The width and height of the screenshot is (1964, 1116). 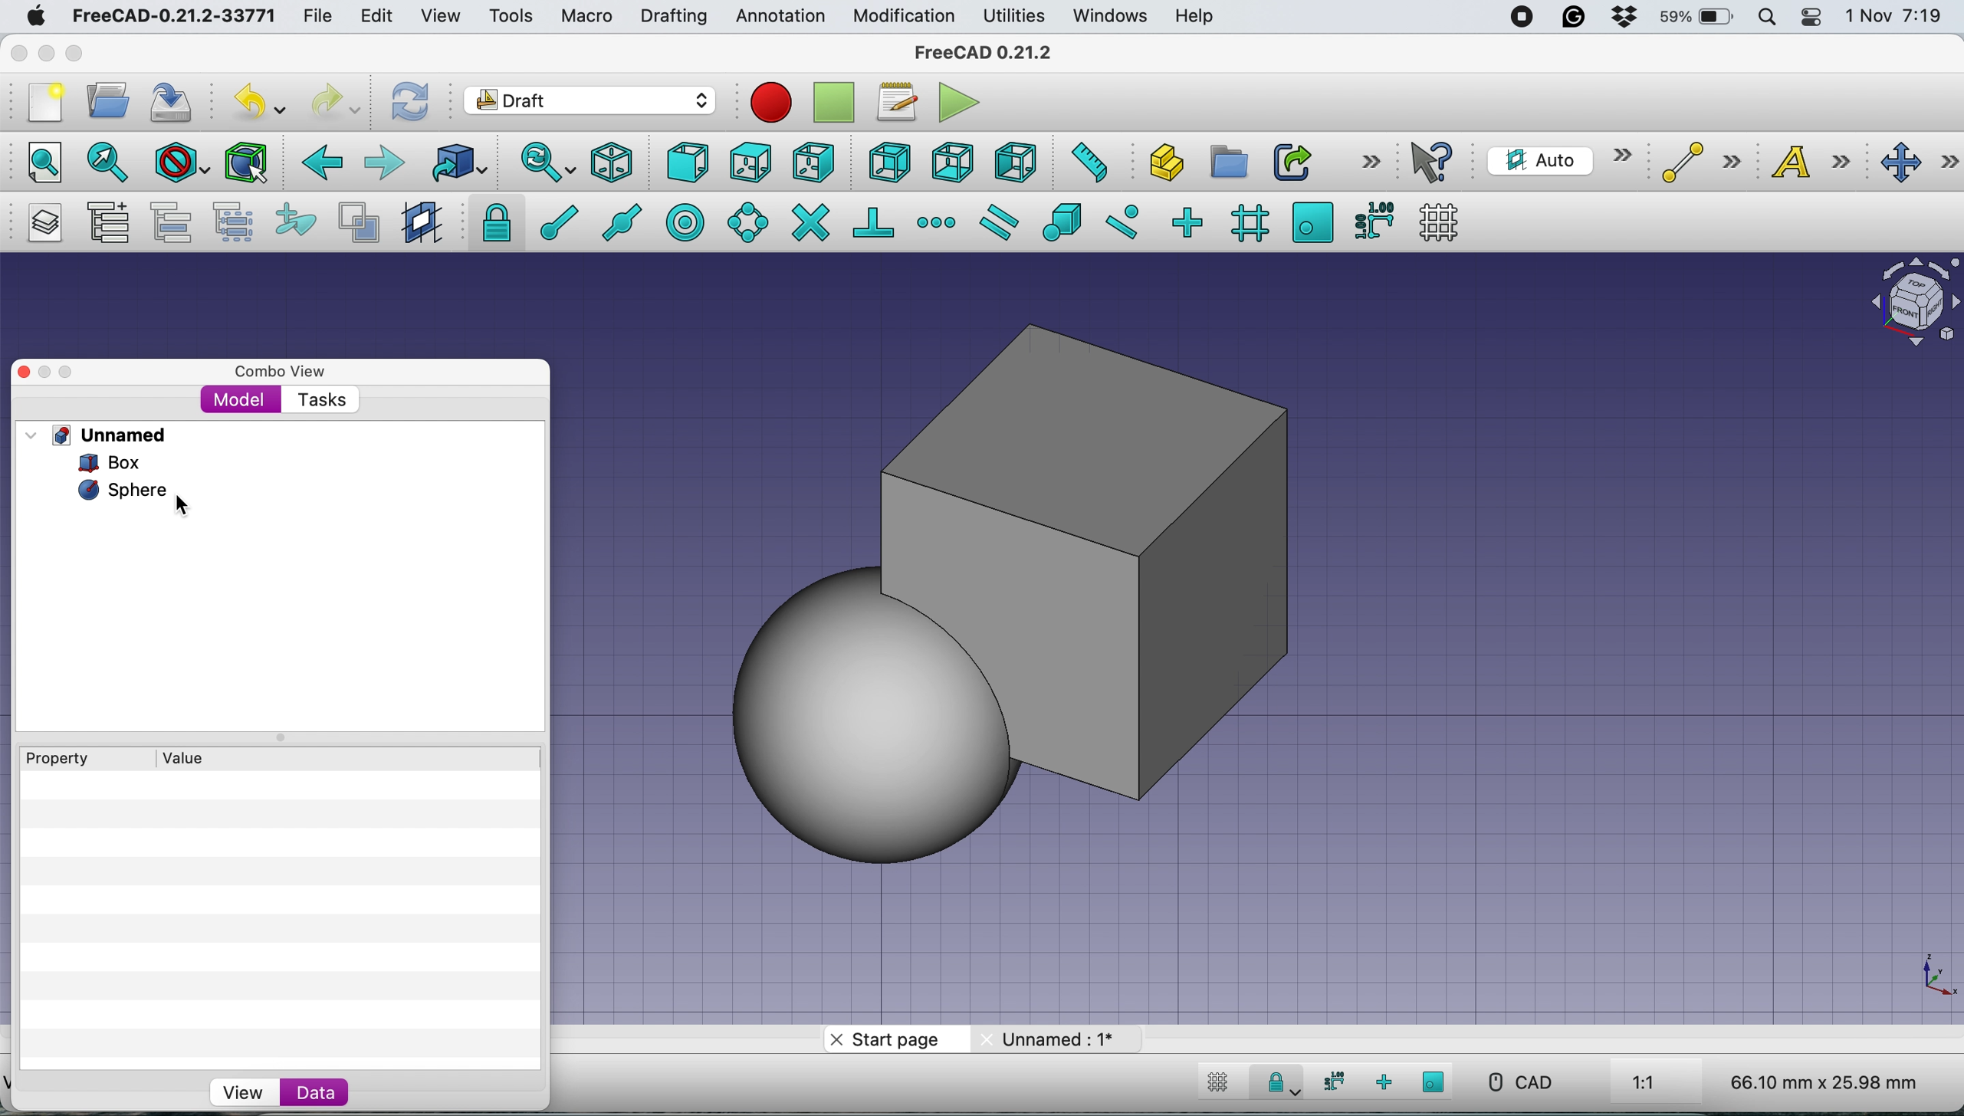 What do you see at coordinates (838, 103) in the screenshot?
I see `stop recording macros` at bounding box center [838, 103].